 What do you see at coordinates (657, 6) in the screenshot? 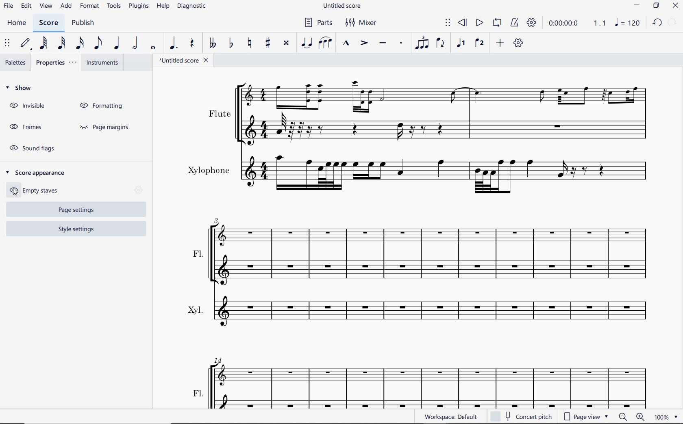
I see `RESTORE DOWN` at bounding box center [657, 6].